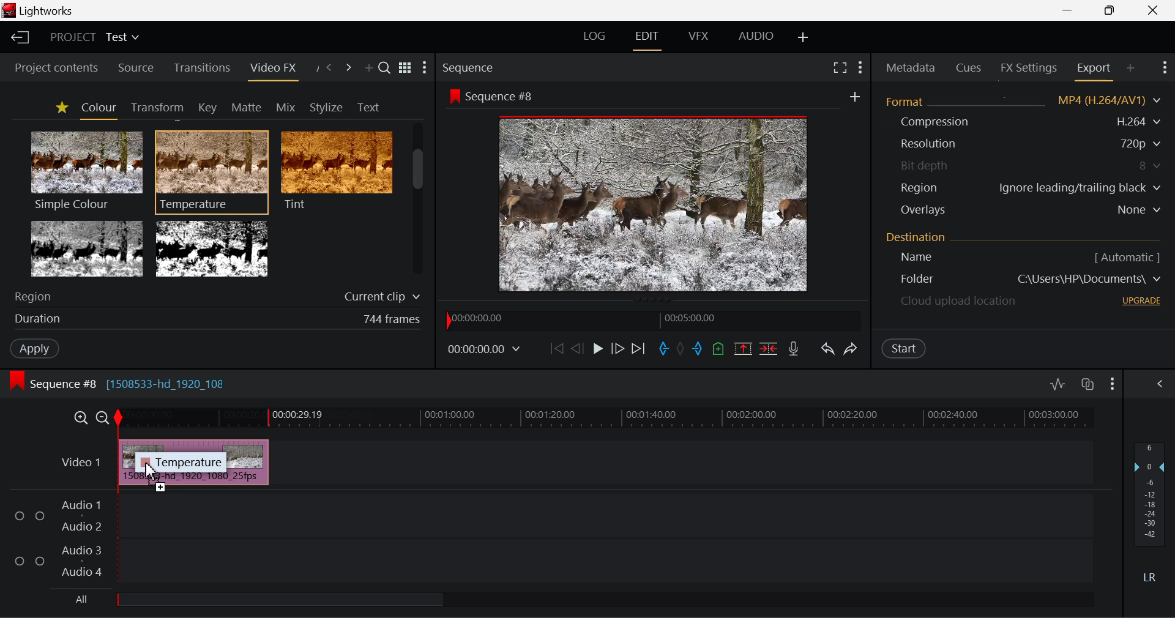 Image resolution: width=1175 pixels, height=618 pixels. Describe the element at coordinates (470, 69) in the screenshot. I see `Sequence Preview Section` at that location.